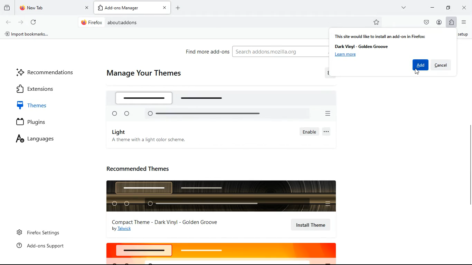 This screenshot has height=265, width=472. I want to click on find more add-ons, so click(205, 51).